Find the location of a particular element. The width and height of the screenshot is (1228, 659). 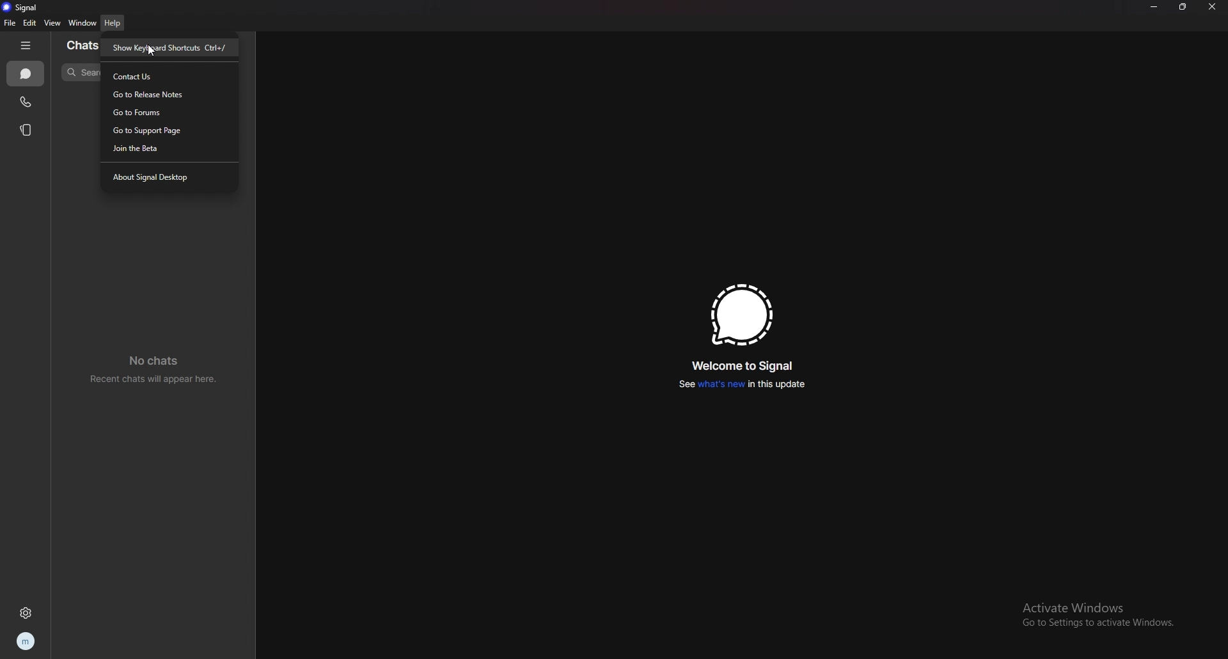

cursor is located at coordinates (152, 51).